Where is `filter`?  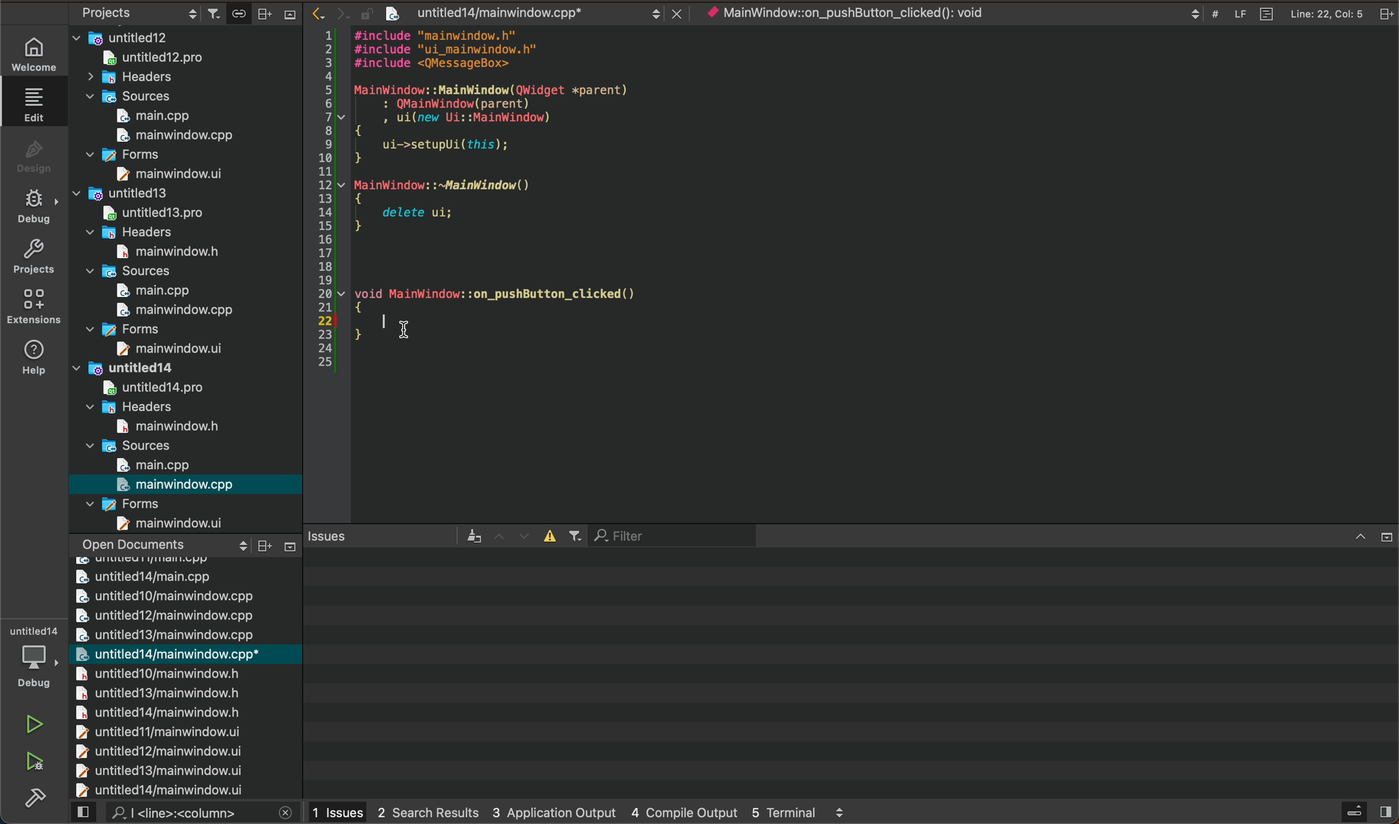
filter is located at coordinates (671, 534).